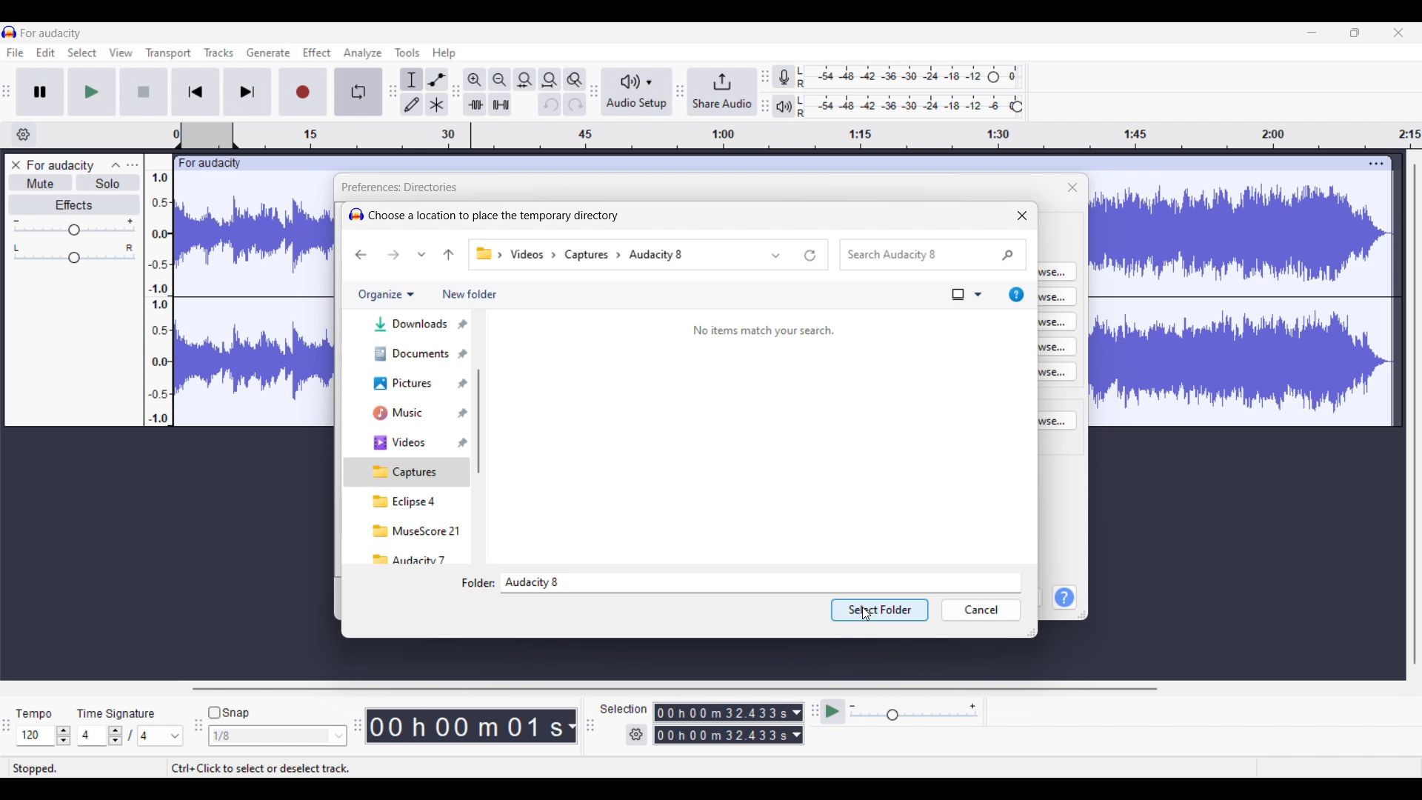 The width and height of the screenshot is (1422, 800). I want to click on Effects, so click(75, 204).